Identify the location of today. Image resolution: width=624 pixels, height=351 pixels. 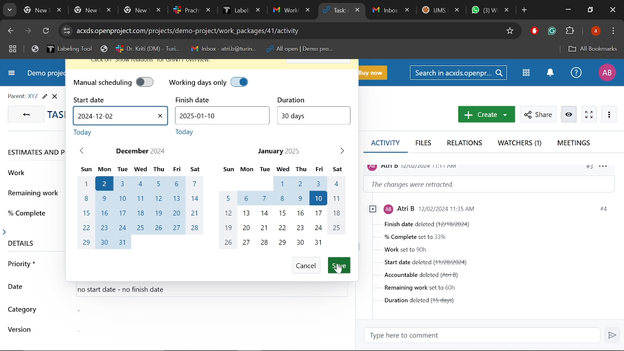
(86, 132).